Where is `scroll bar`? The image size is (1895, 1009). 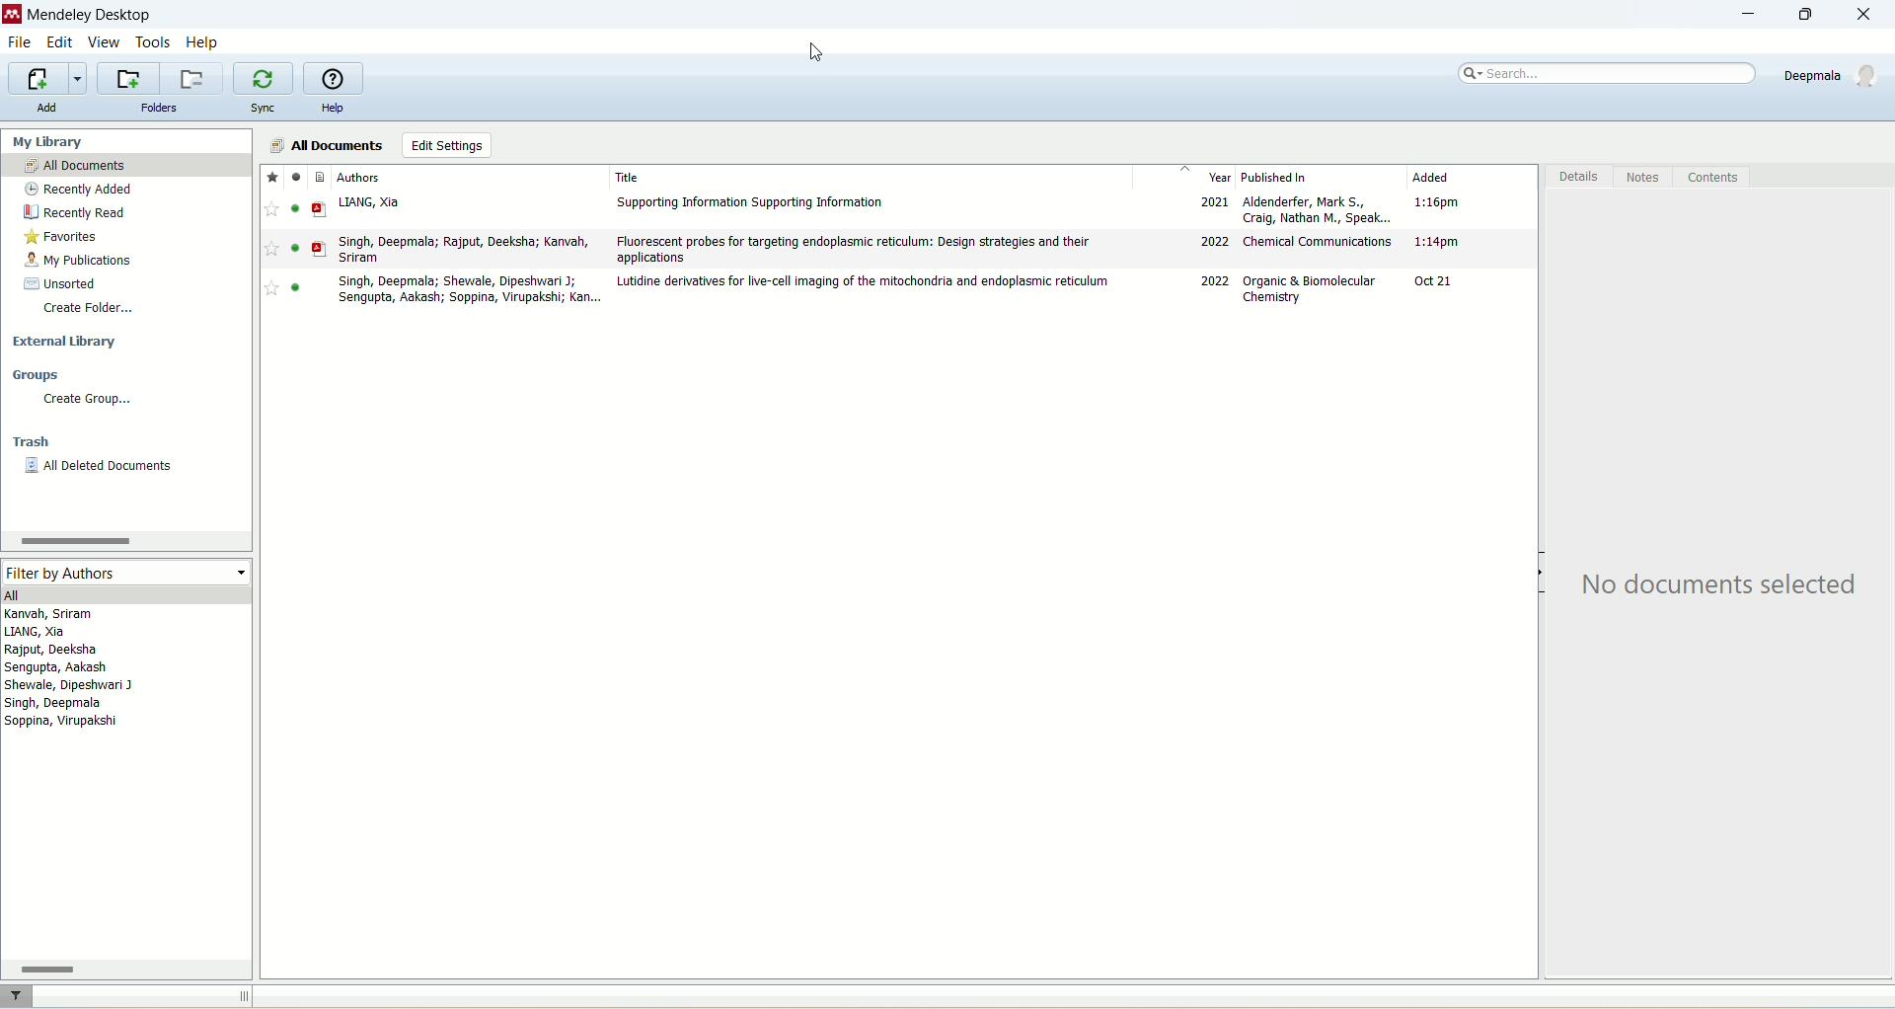 scroll bar is located at coordinates (124, 541).